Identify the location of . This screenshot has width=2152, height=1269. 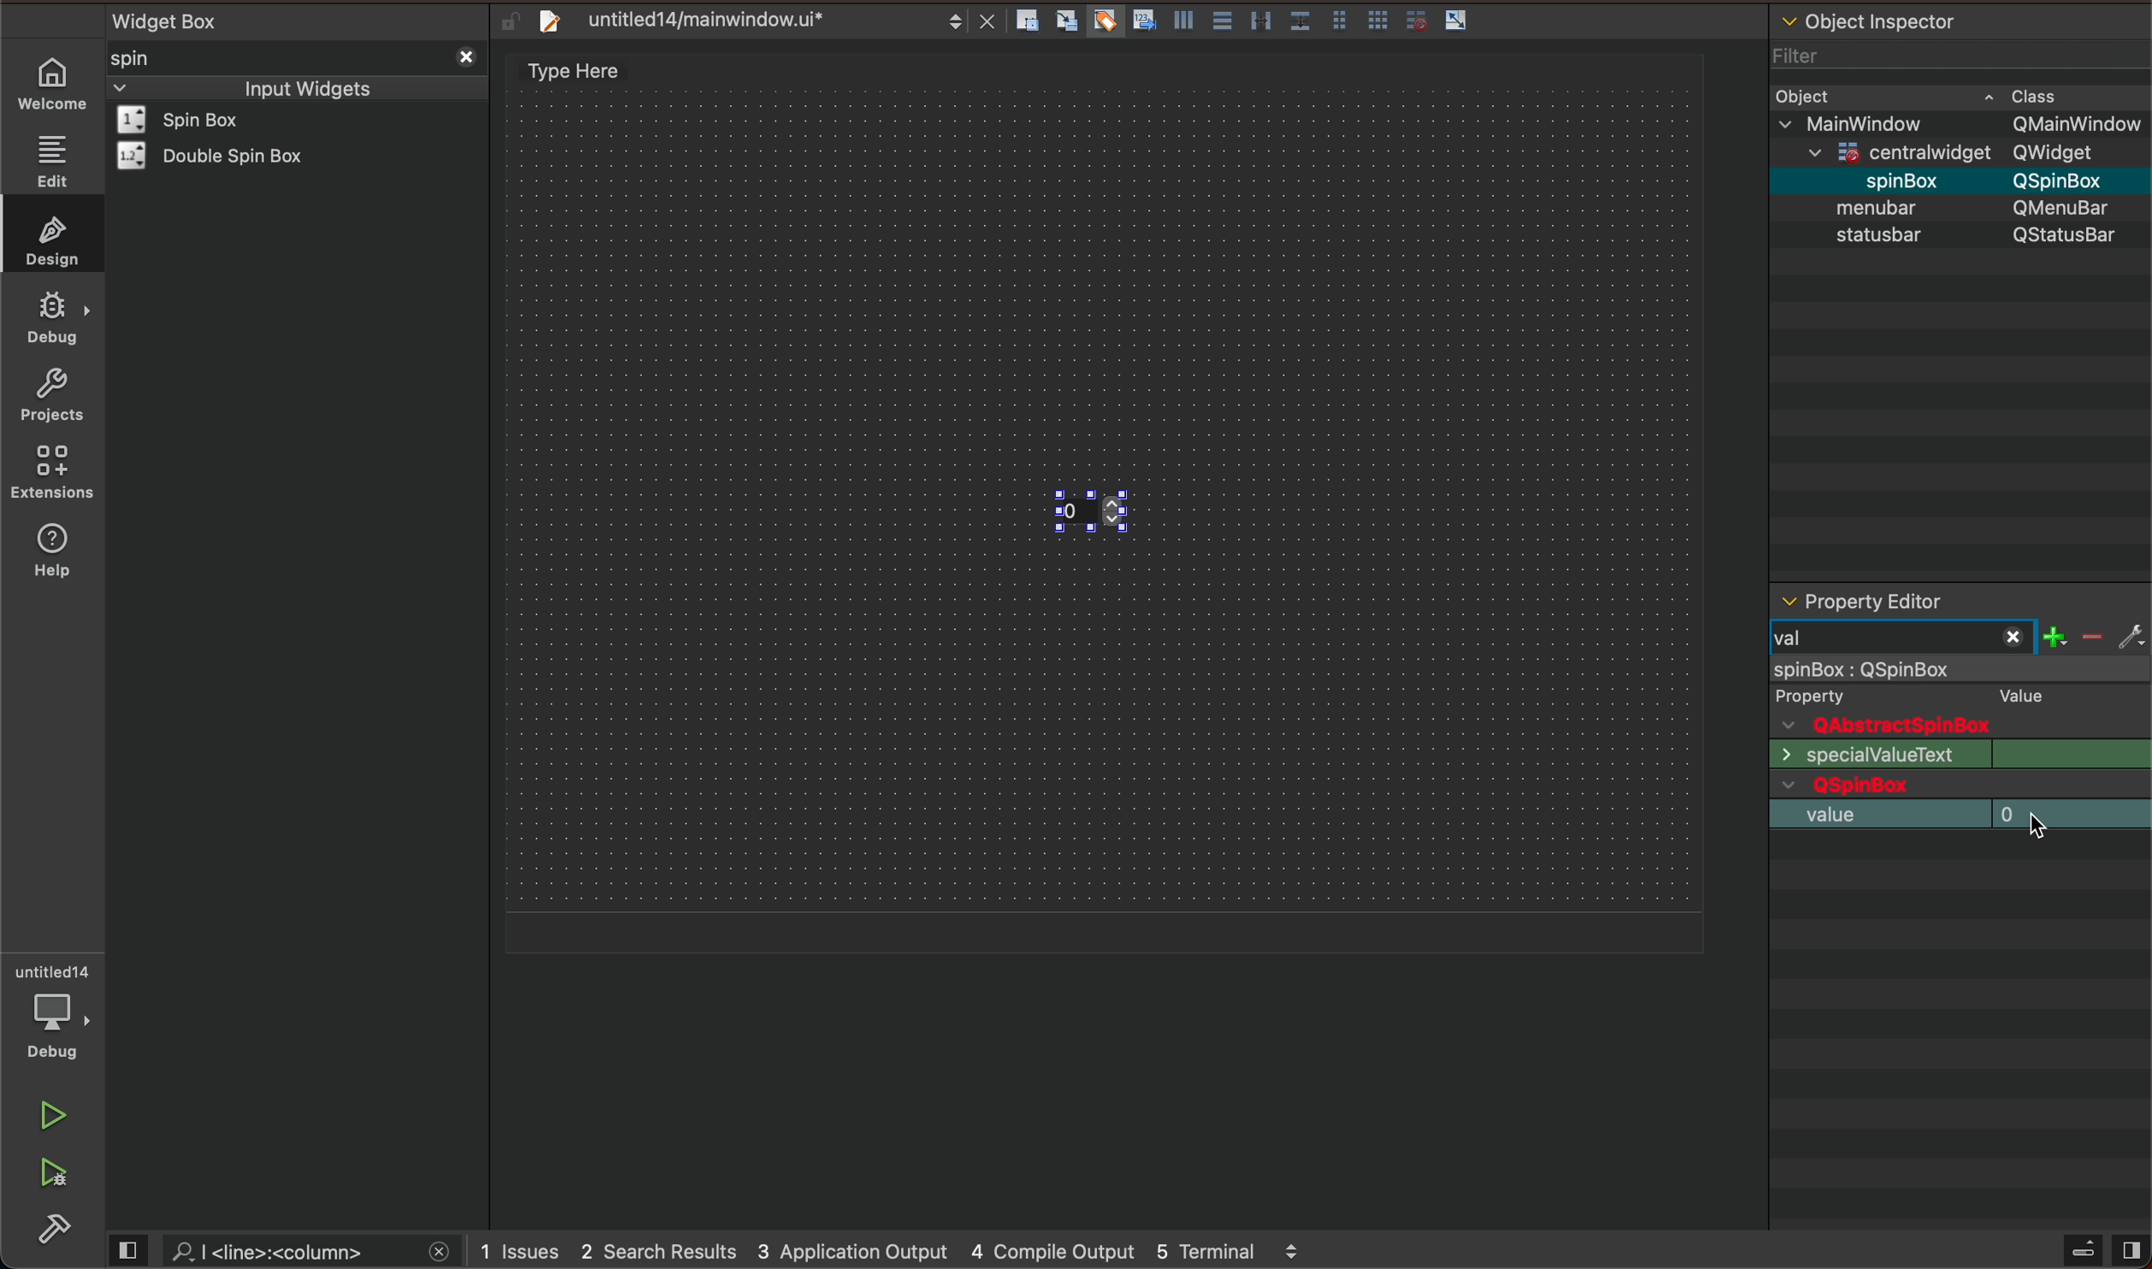
(2067, 152).